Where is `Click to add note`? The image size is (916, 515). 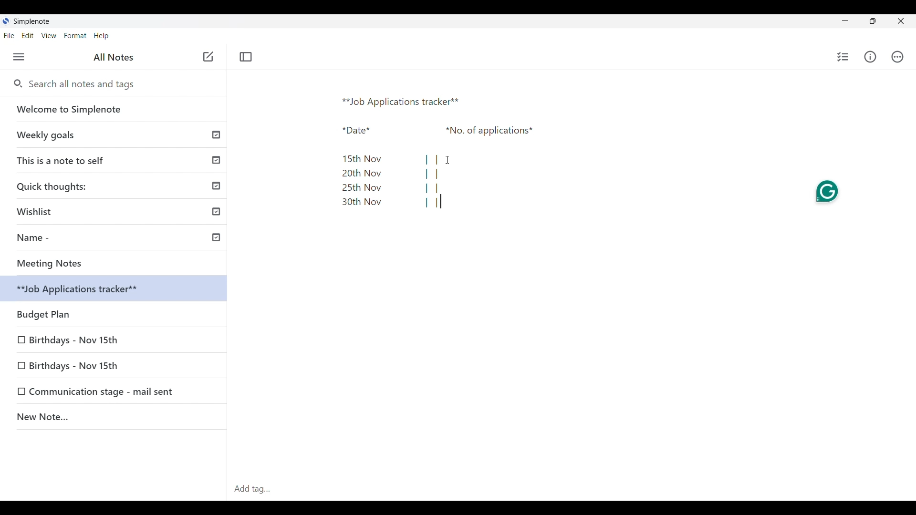 Click to add note is located at coordinates (209, 56).